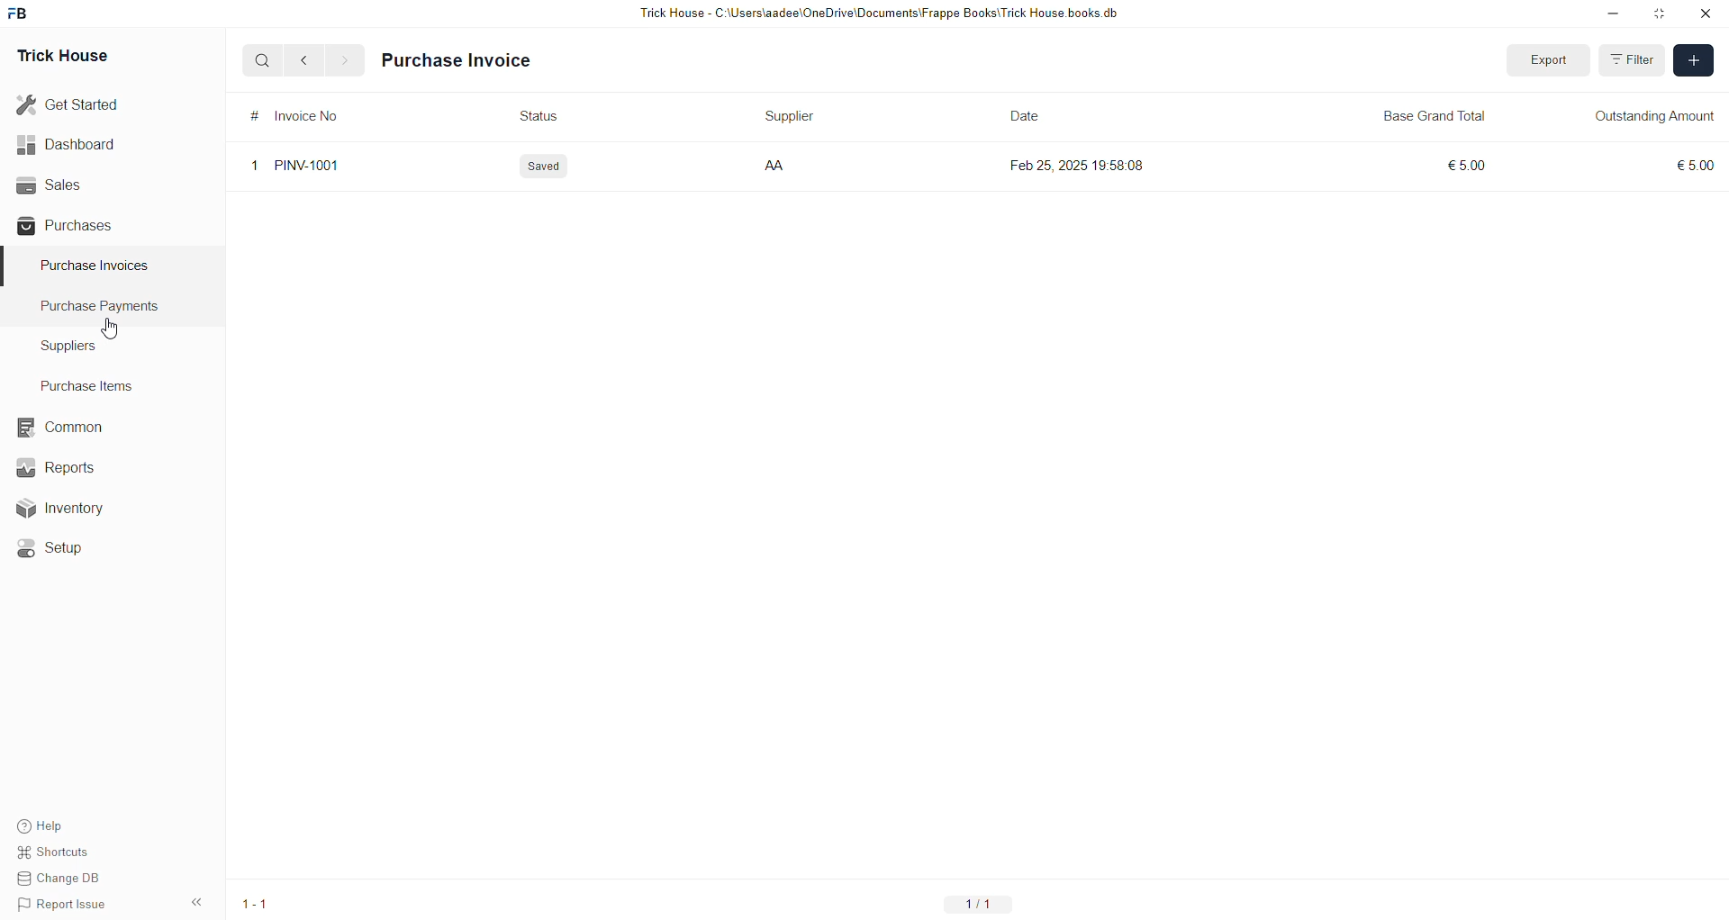  What do you see at coordinates (786, 168) in the screenshot?
I see `AA` at bounding box center [786, 168].